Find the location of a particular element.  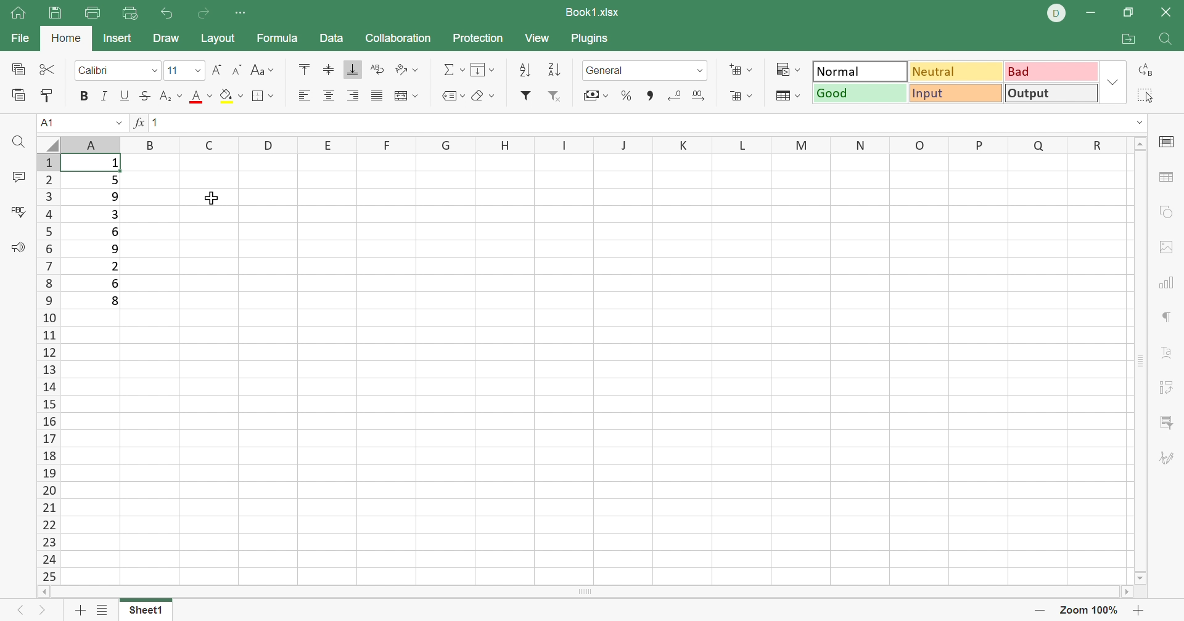

Orientation is located at coordinates (405, 71).